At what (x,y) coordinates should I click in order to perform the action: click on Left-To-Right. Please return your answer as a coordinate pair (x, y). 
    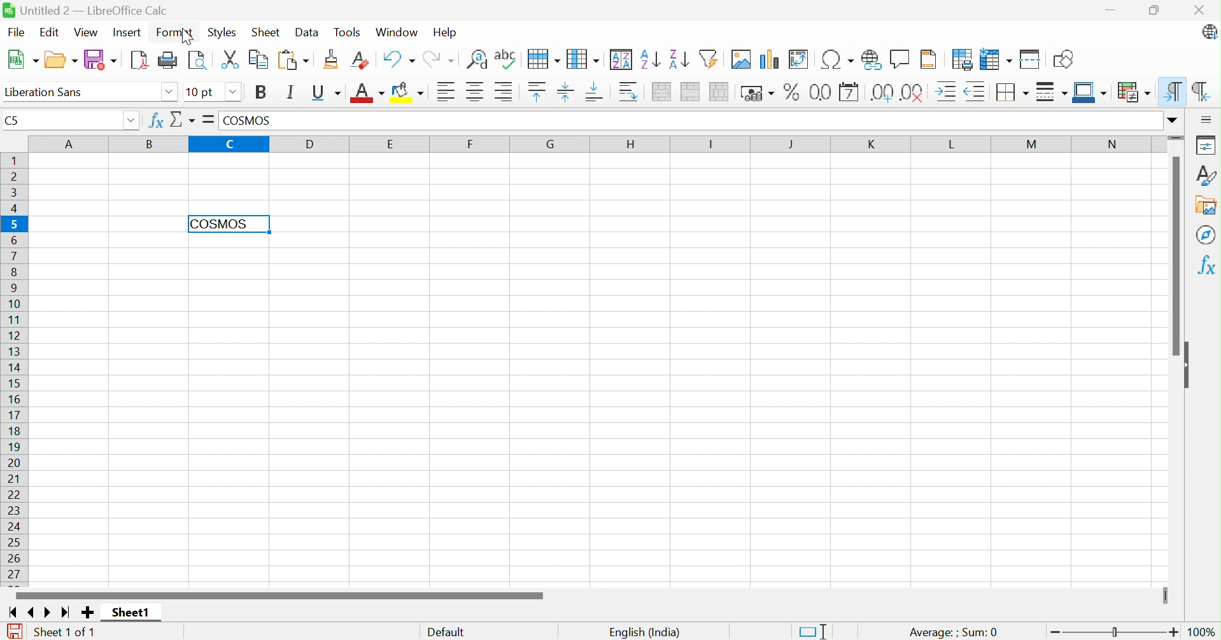
    Looking at the image, I should click on (1170, 91).